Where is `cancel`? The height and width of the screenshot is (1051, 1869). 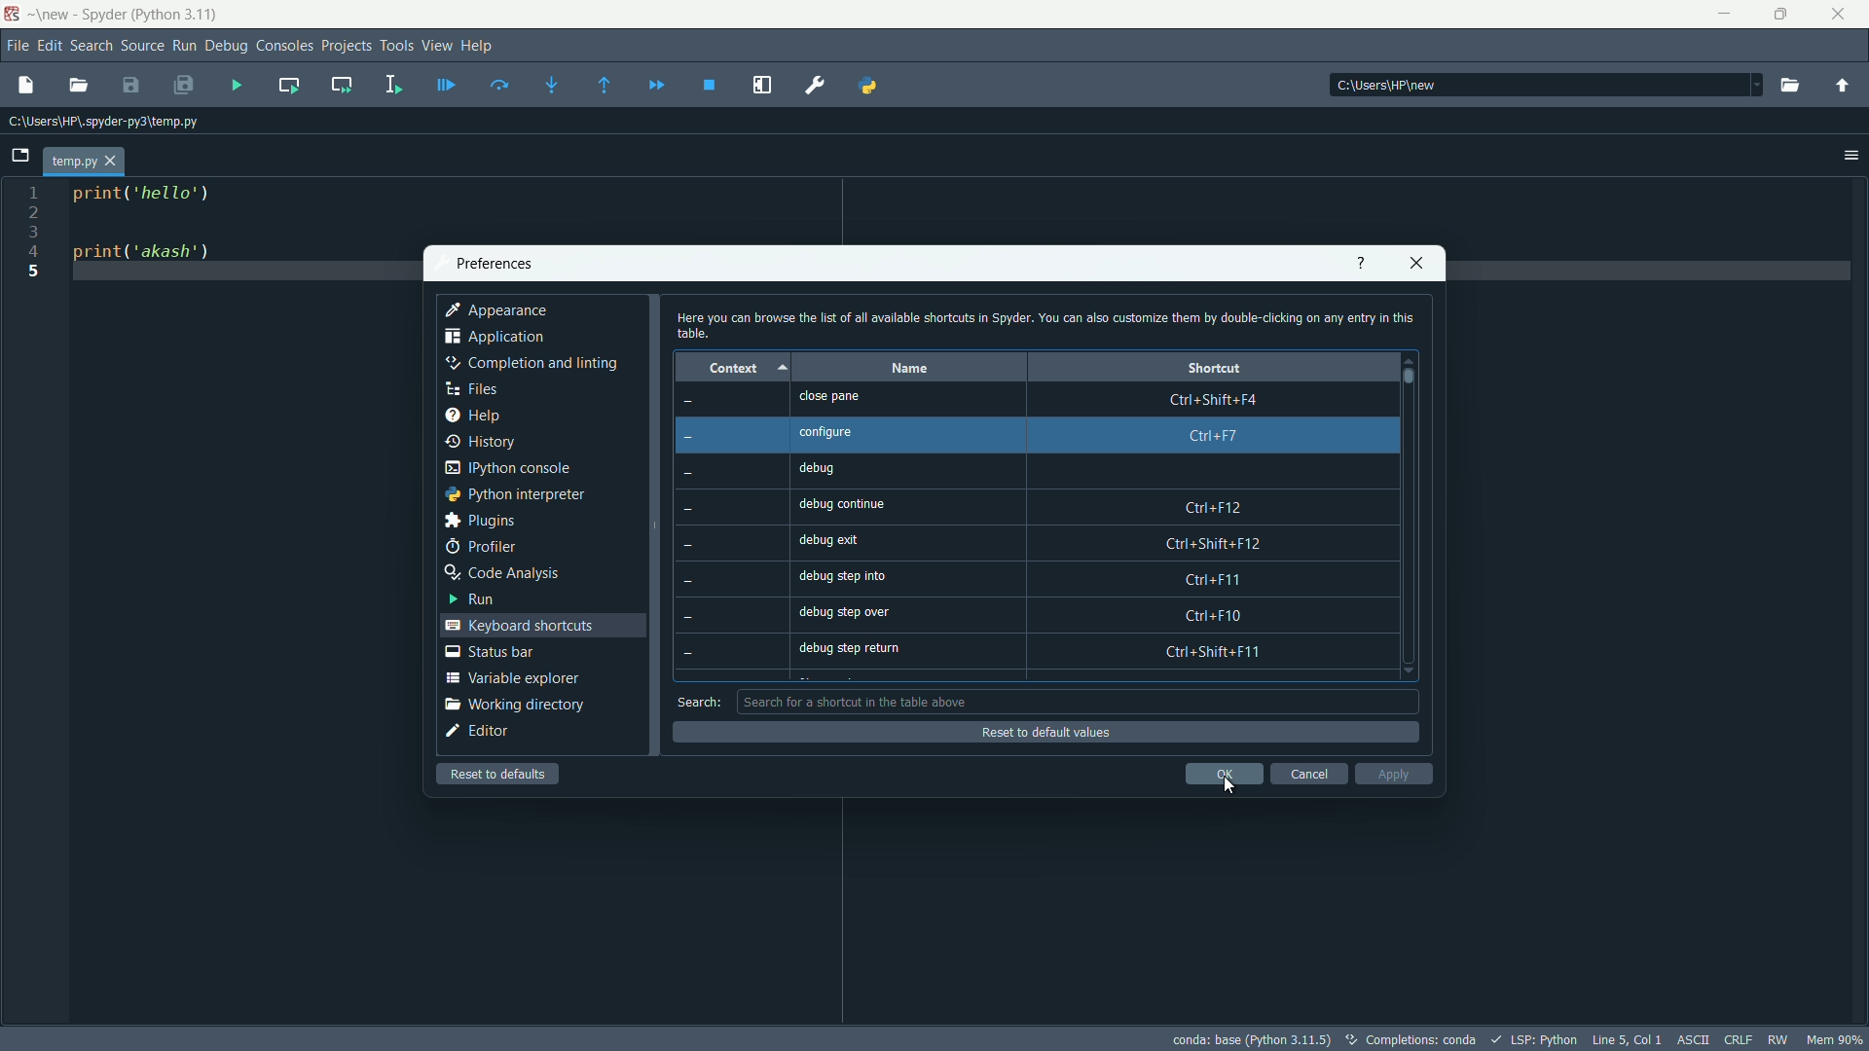
cancel is located at coordinates (1308, 774).